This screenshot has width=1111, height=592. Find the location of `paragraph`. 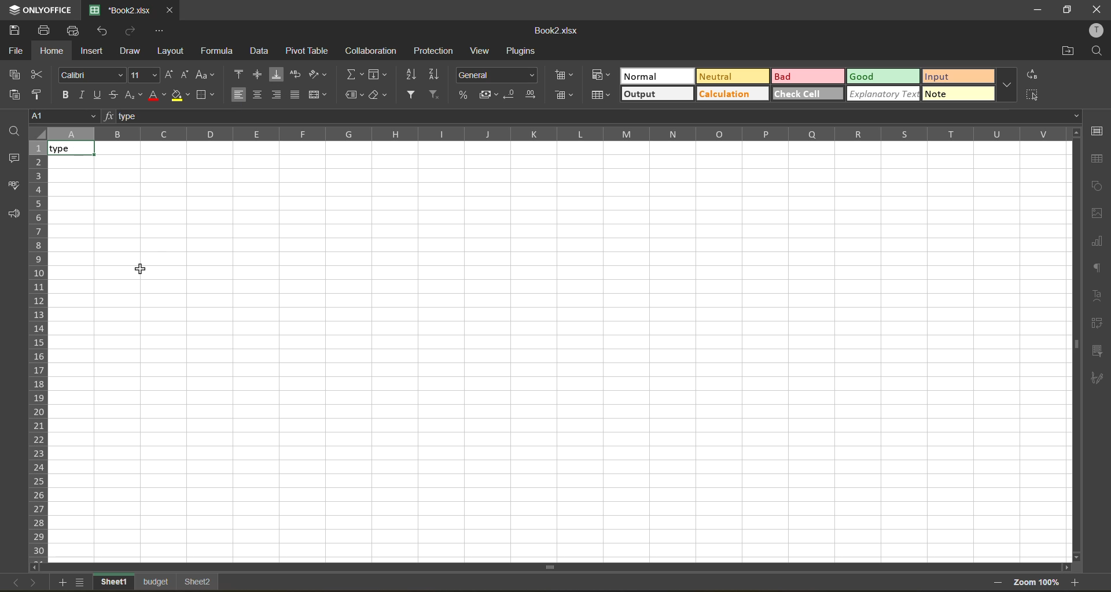

paragraph is located at coordinates (1098, 268).